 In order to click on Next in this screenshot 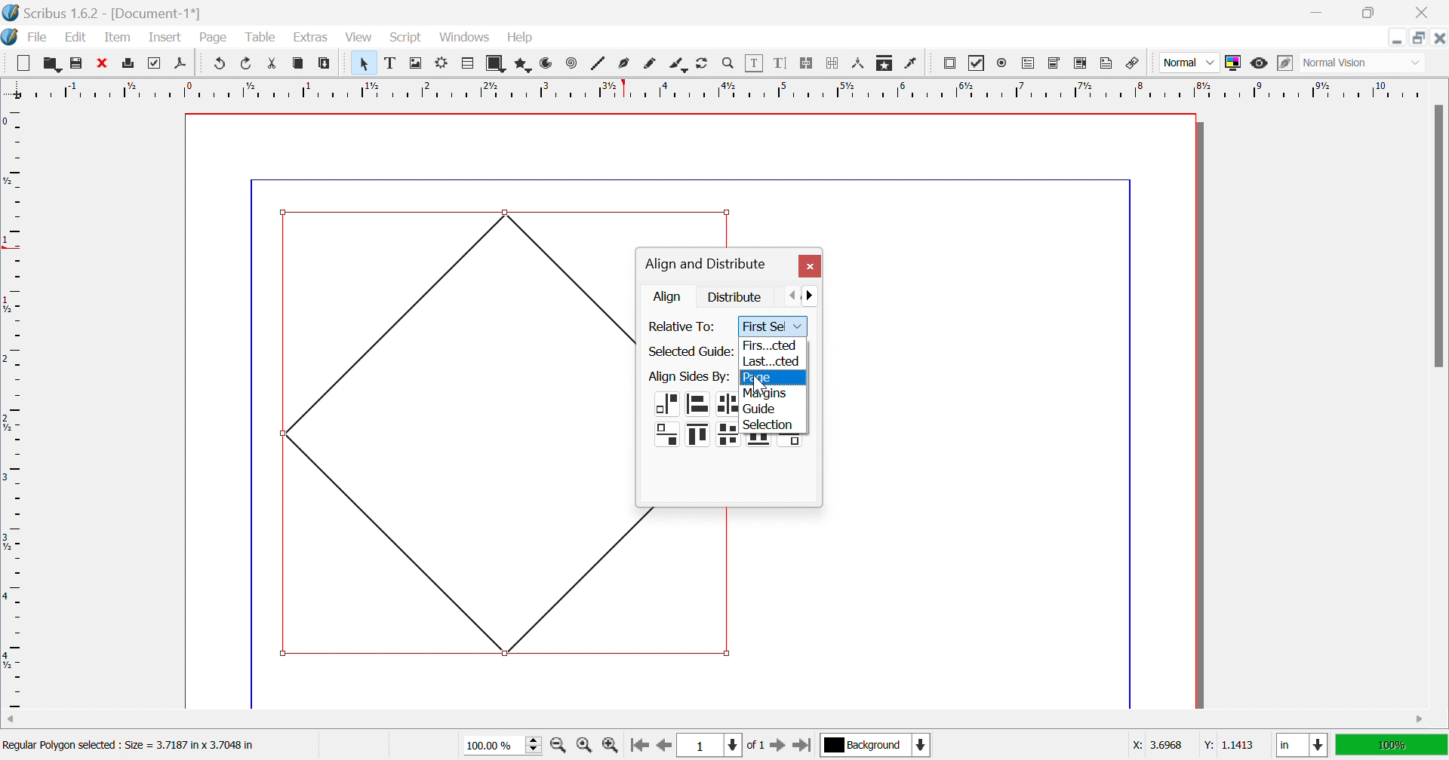, I will do `click(816, 294)`.